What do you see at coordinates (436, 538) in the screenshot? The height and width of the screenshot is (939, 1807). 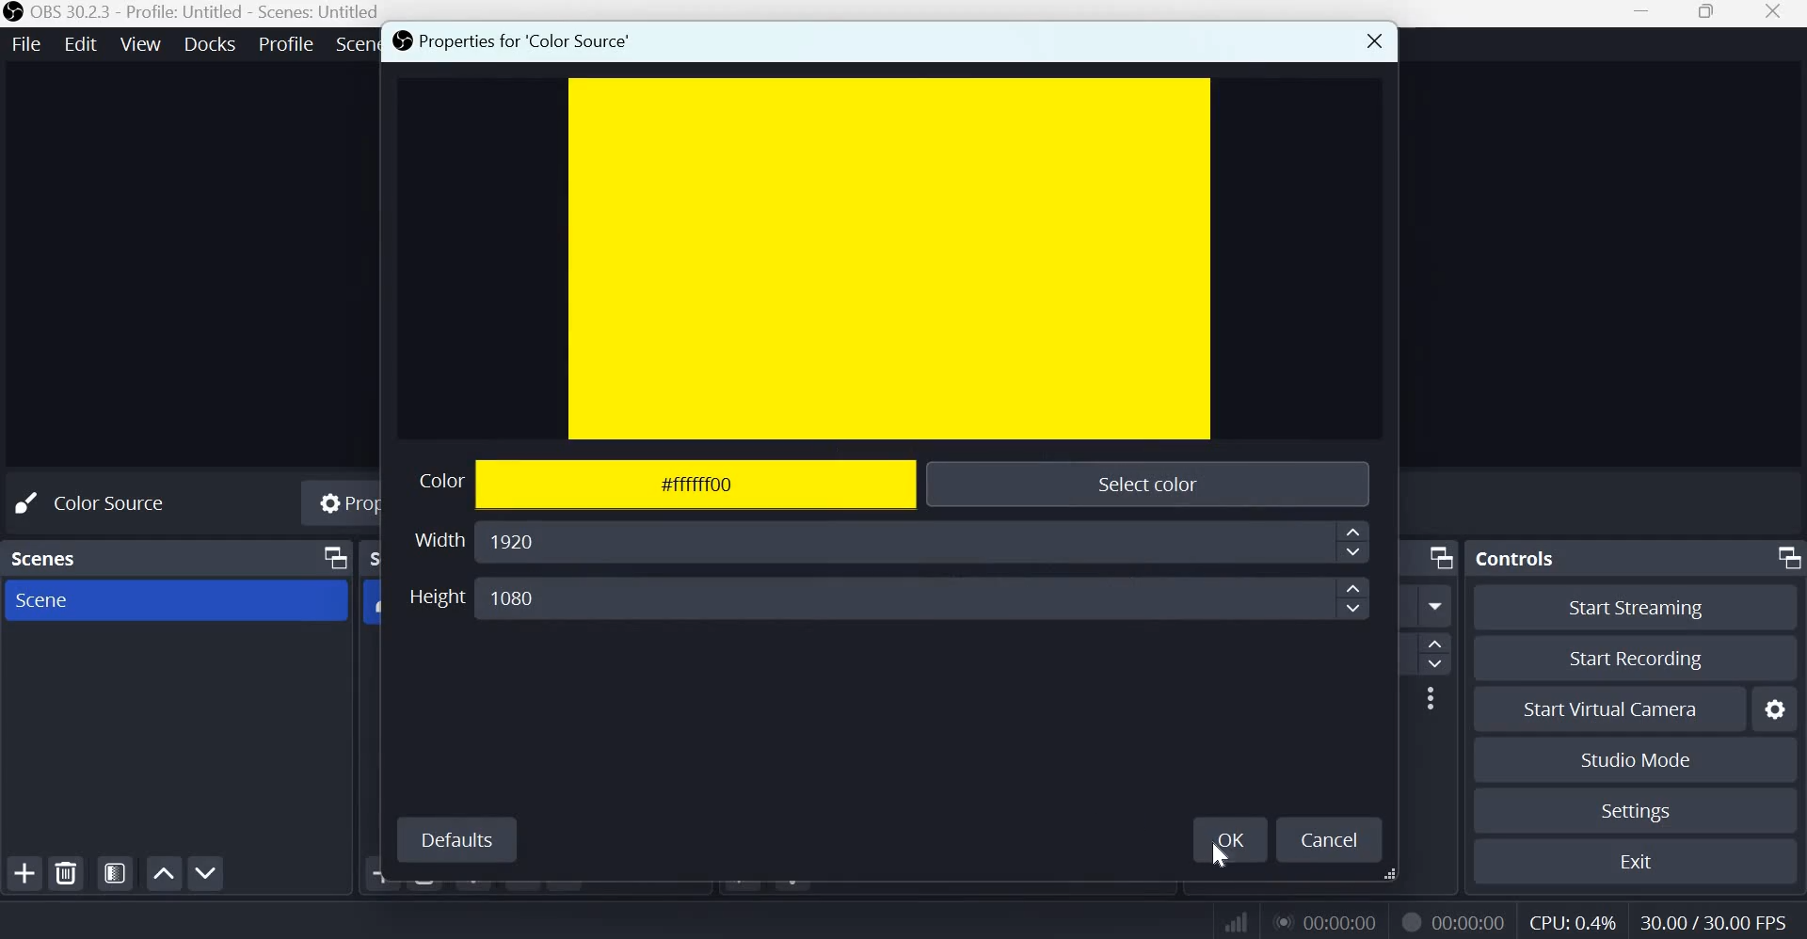 I see `Width` at bounding box center [436, 538].